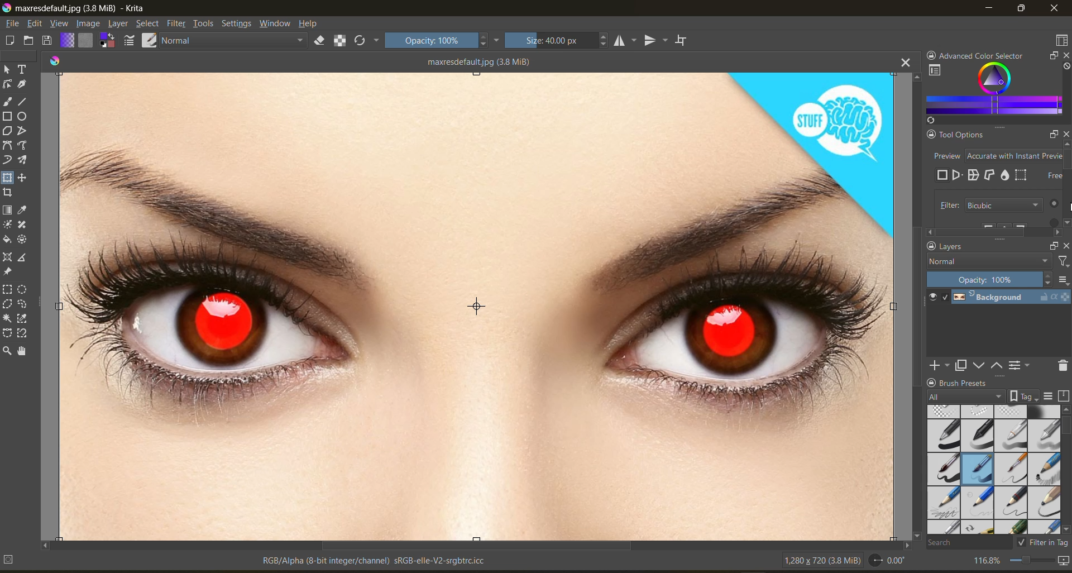 This screenshot has width=1072, height=573. What do you see at coordinates (22, 160) in the screenshot?
I see `tool` at bounding box center [22, 160].